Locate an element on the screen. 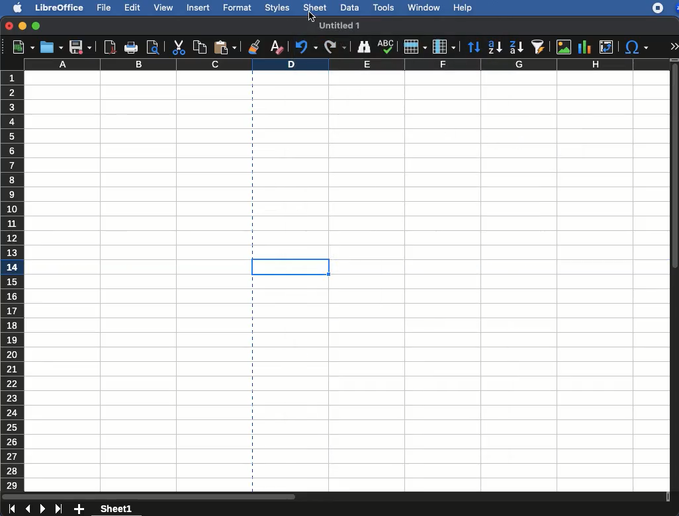  sort is located at coordinates (475, 46).